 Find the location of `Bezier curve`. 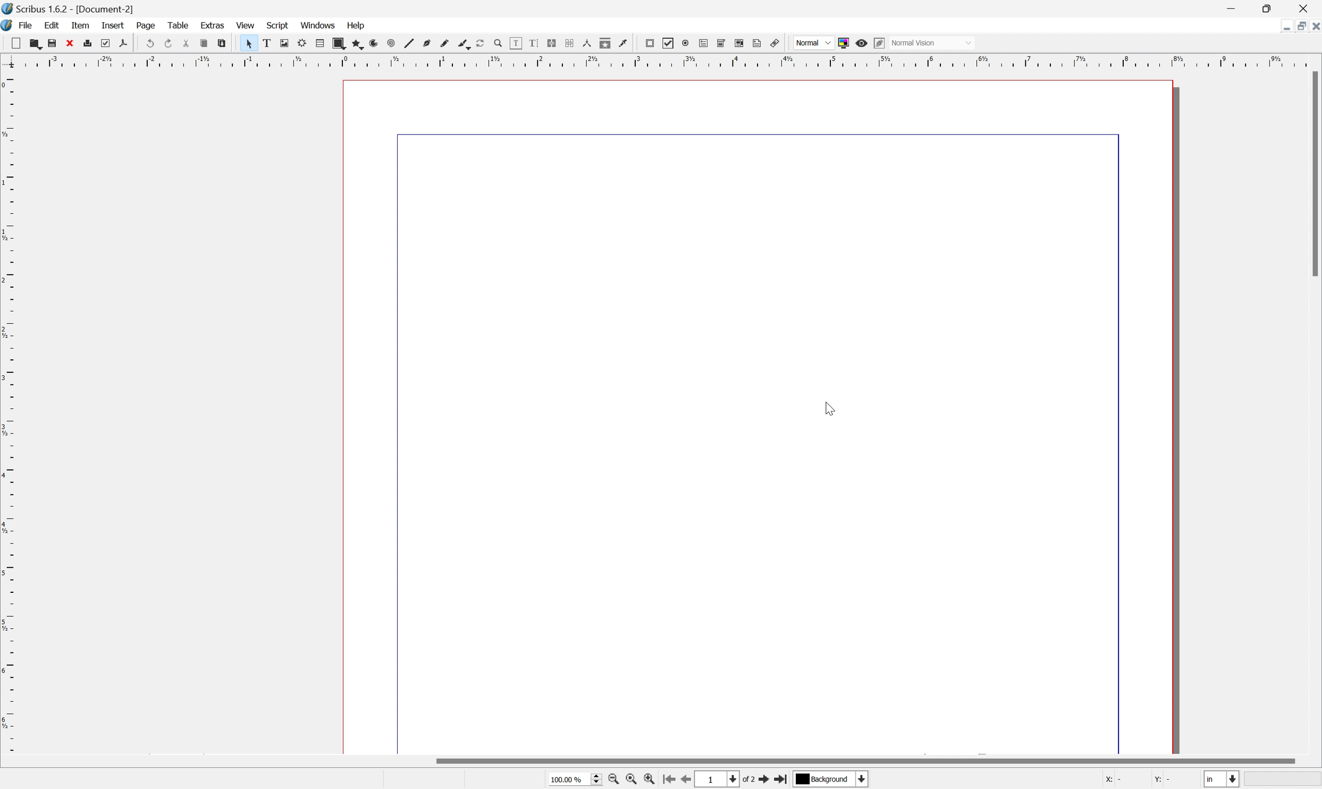

Bezier curve is located at coordinates (426, 44).